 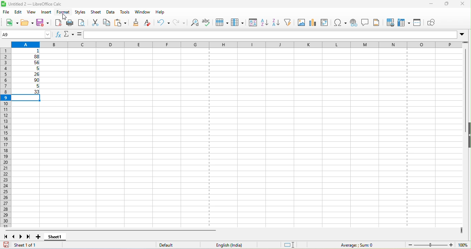 What do you see at coordinates (47, 12) in the screenshot?
I see `insert` at bounding box center [47, 12].